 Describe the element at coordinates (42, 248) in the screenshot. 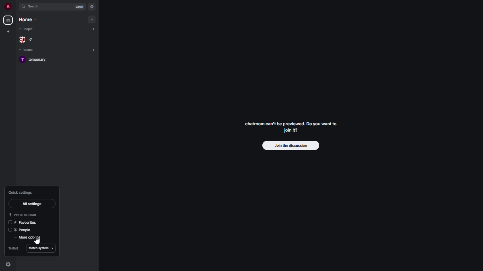

I see `match system` at that location.